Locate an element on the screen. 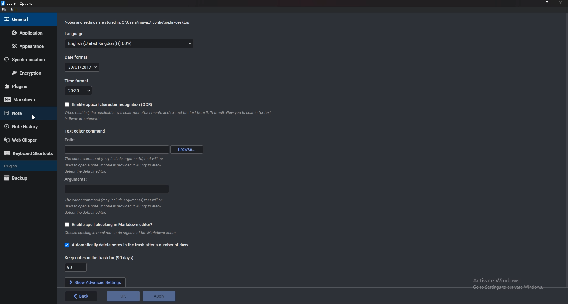 The width and height of the screenshot is (568, 304). Time format is located at coordinates (79, 91).